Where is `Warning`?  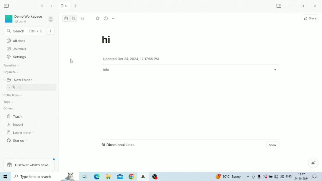
Warning is located at coordinates (265, 176).